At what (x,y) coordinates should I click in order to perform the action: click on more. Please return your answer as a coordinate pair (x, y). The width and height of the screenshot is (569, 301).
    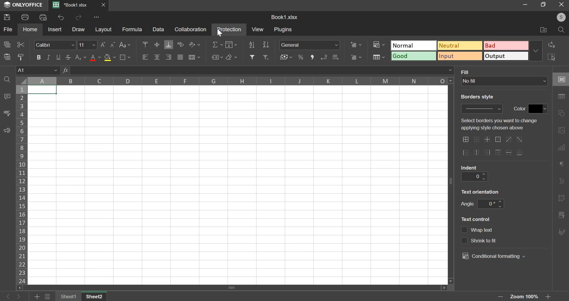
    Looking at the image, I should click on (97, 17).